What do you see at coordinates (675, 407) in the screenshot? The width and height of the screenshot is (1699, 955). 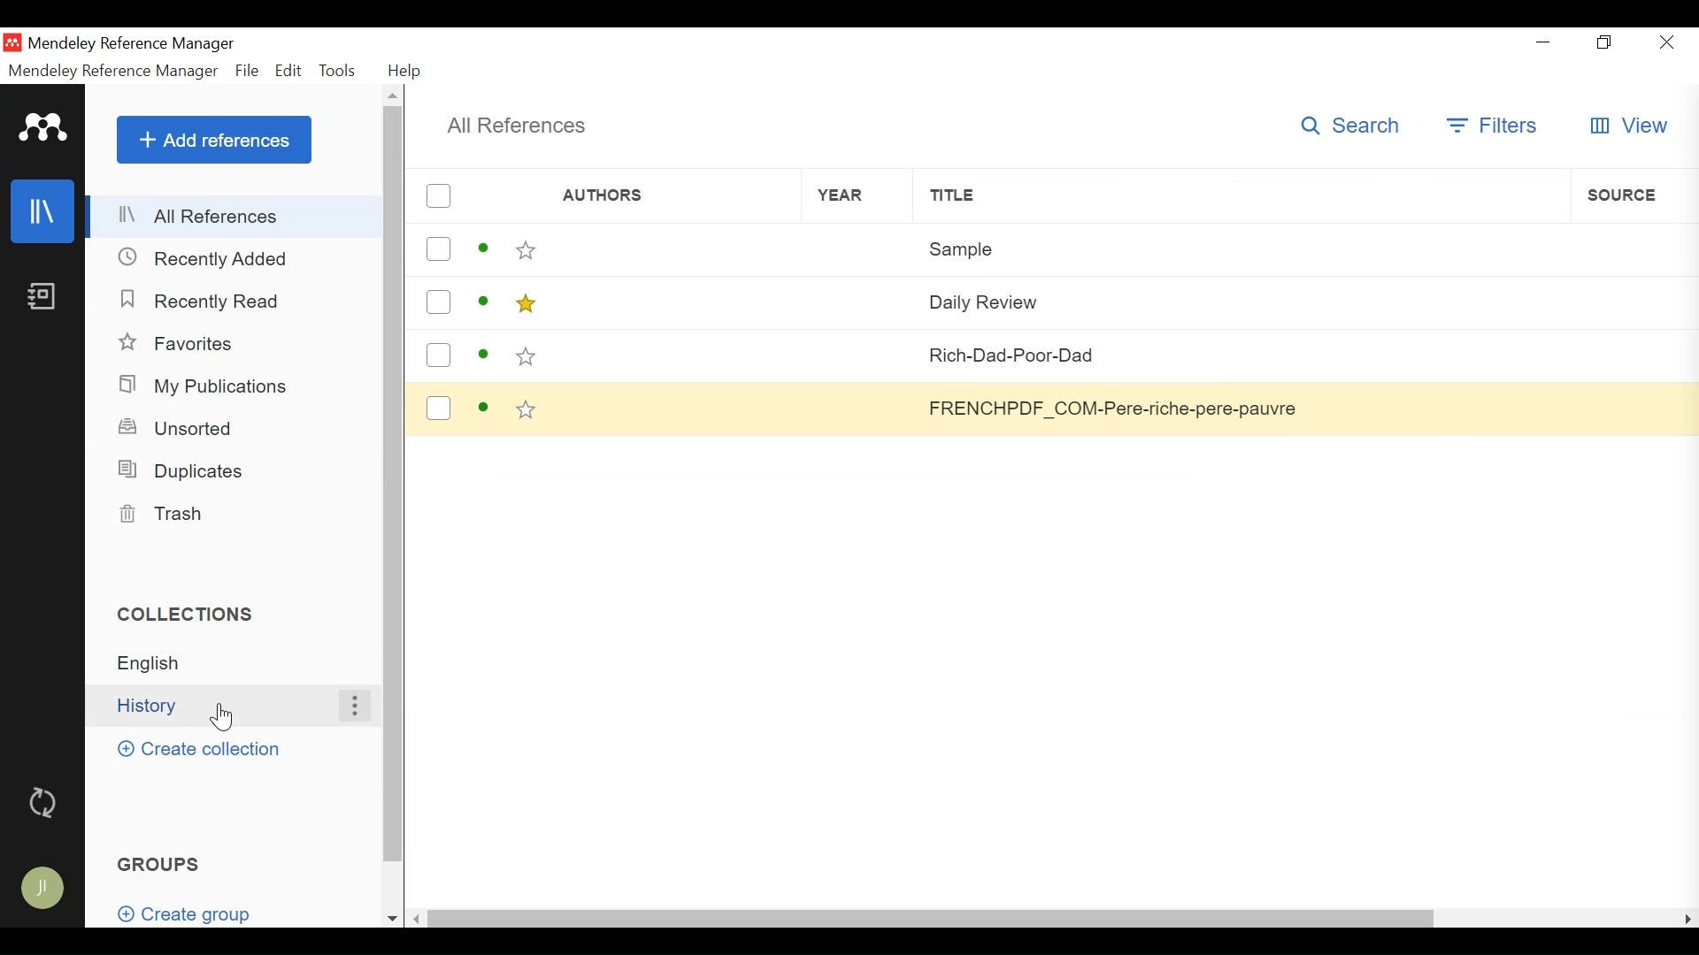 I see `Authors` at bounding box center [675, 407].